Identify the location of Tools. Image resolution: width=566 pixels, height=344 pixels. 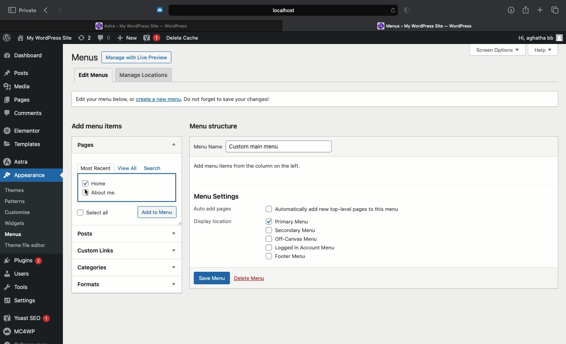
(17, 286).